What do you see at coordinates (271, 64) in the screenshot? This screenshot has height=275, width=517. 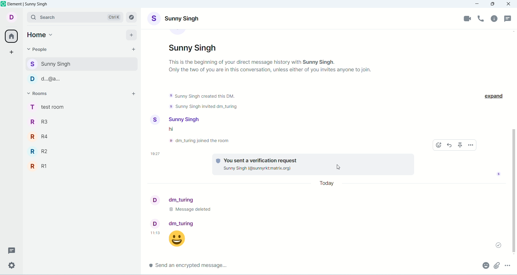 I see `text` at bounding box center [271, 64].